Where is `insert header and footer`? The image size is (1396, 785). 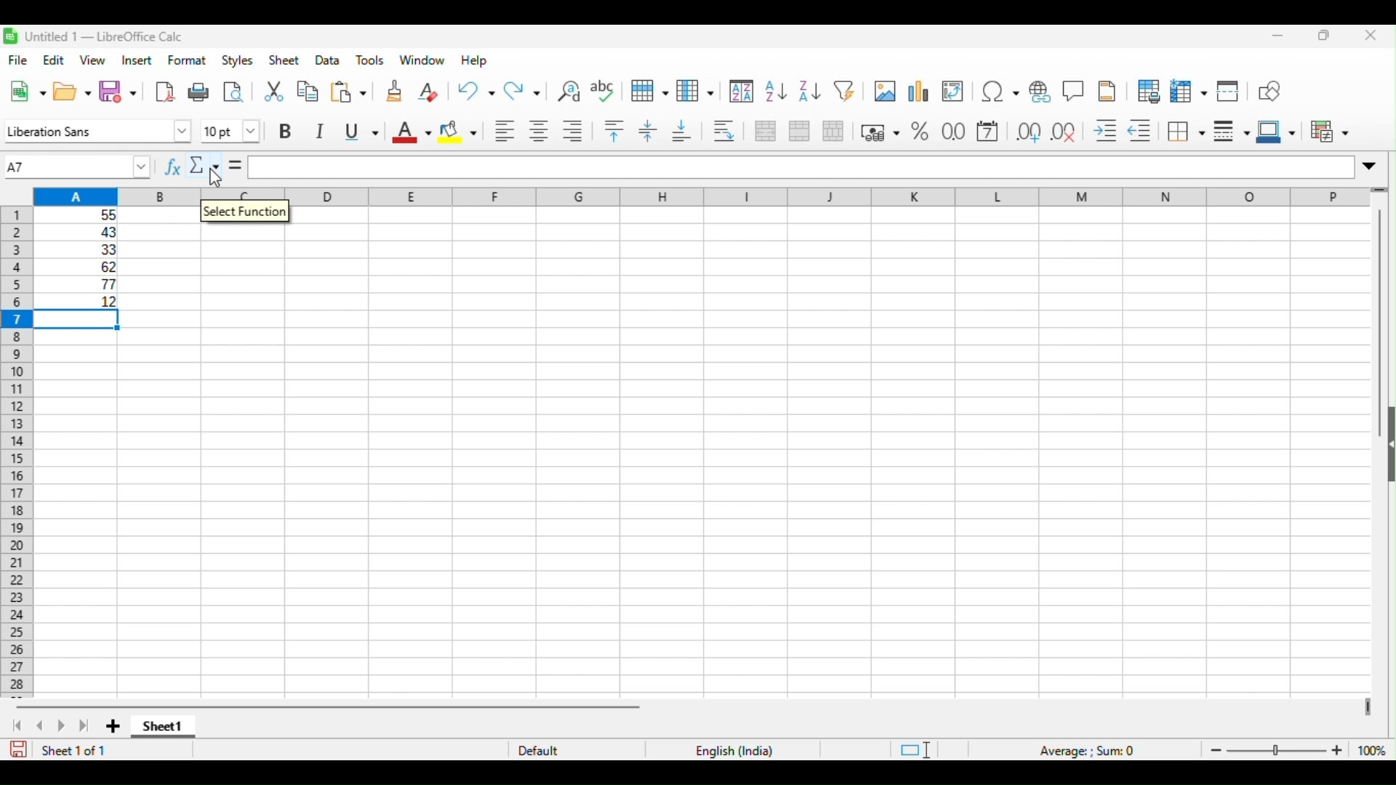
insert header and footer is located at coordinates (1105, 90).